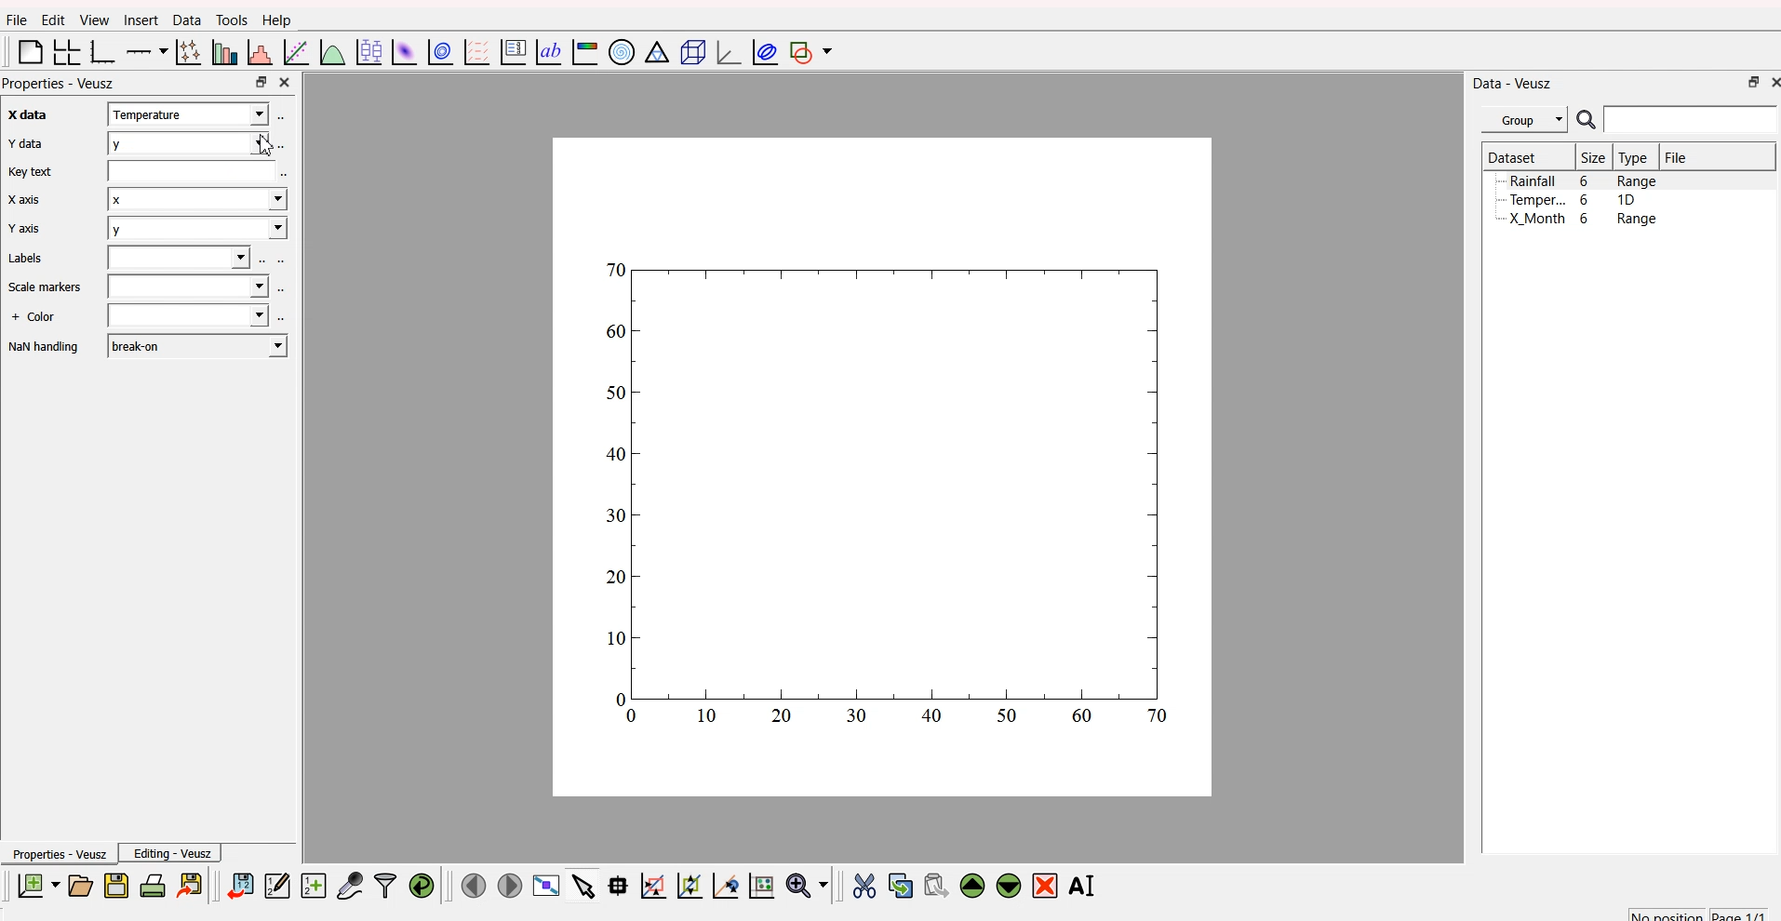 The width and height of the screenshot is (1781, 921). What do you see at coordinates (65, 53) in the screenshot?
I see `arrange grid in graph` at bounding box center [65, 53].